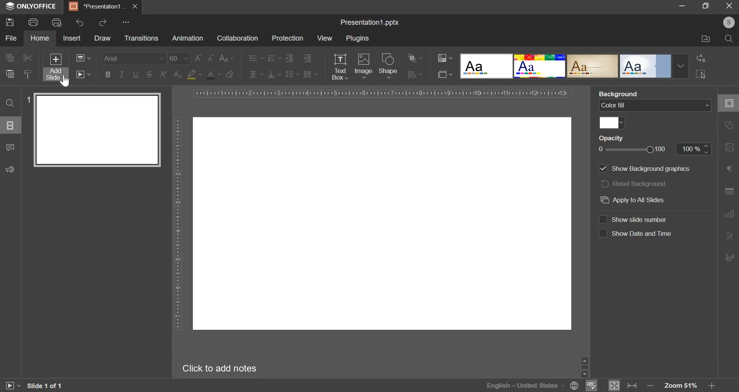  What do you see at coordinates (227, 57) in the screenshot?
I see `change case` at bounding box center [227, 57].